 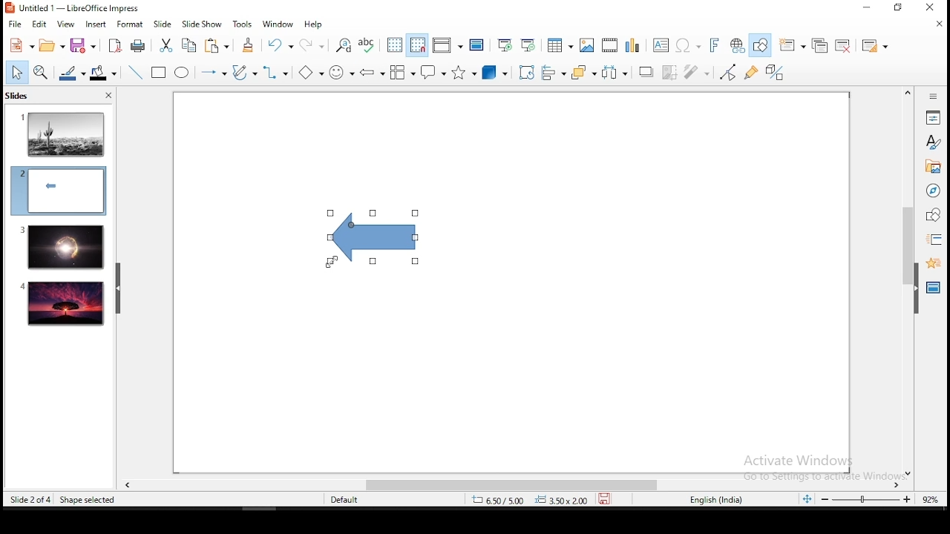 I want to click on close, so click(x=107, y=97).